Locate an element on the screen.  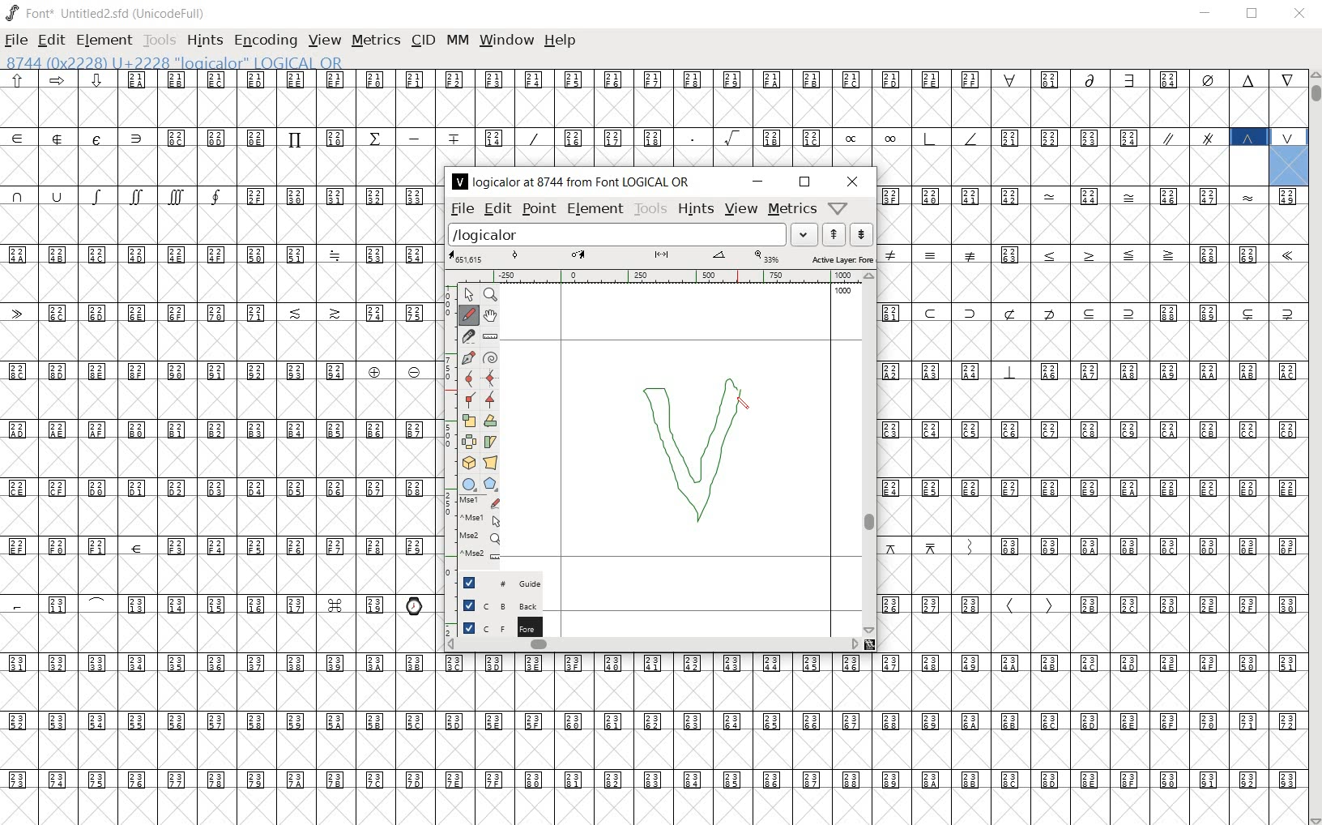
MAGNIFY is located at coordinates (492, 295).